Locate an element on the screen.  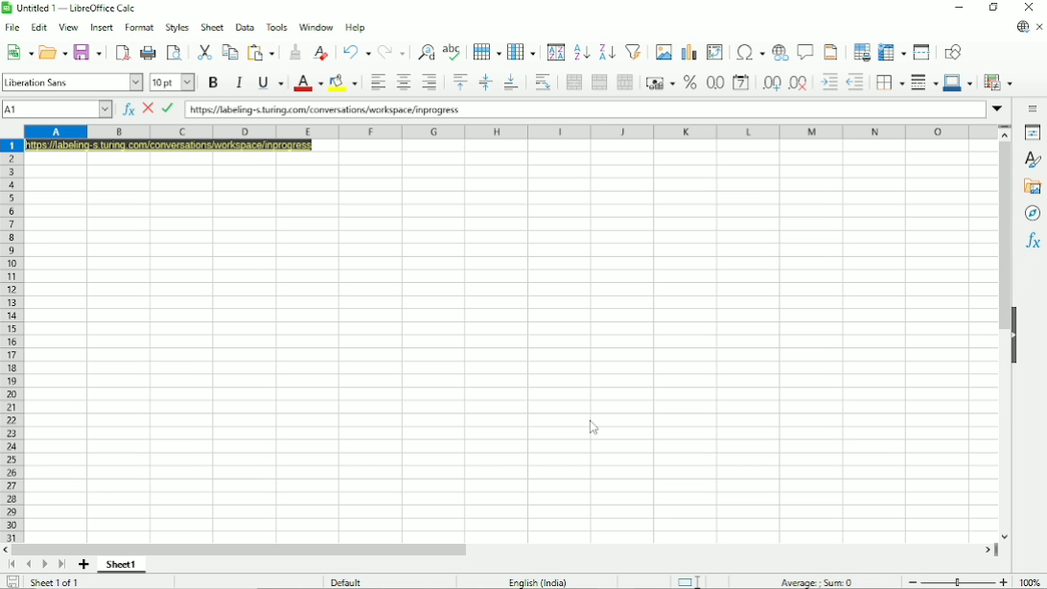
Properties is located at coordinates (1032, 132).